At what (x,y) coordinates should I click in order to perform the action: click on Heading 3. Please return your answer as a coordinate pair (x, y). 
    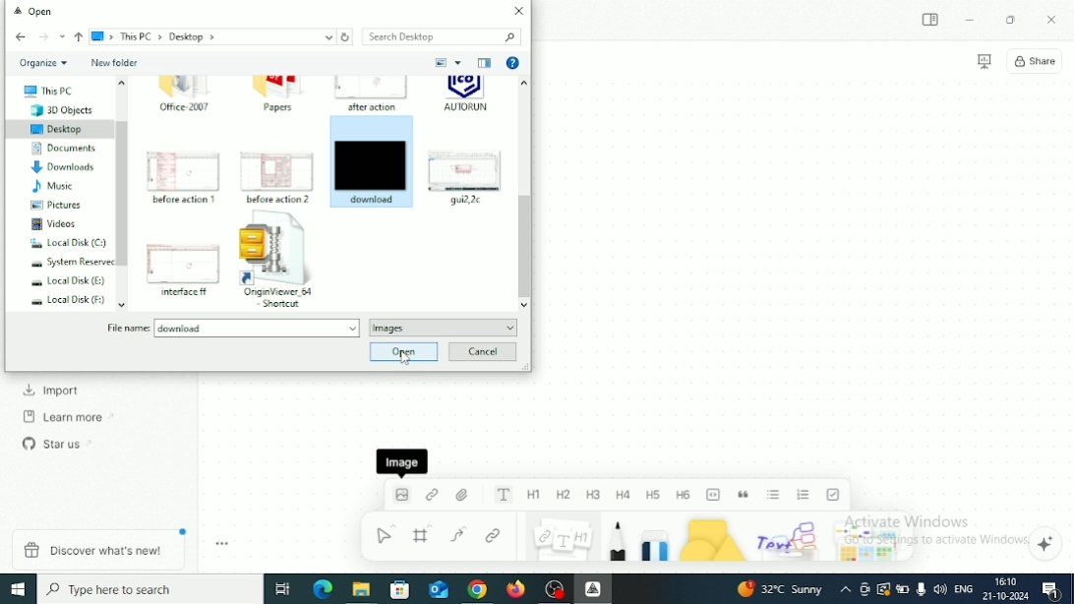
    Looking at the image, I should click on (594, 495).